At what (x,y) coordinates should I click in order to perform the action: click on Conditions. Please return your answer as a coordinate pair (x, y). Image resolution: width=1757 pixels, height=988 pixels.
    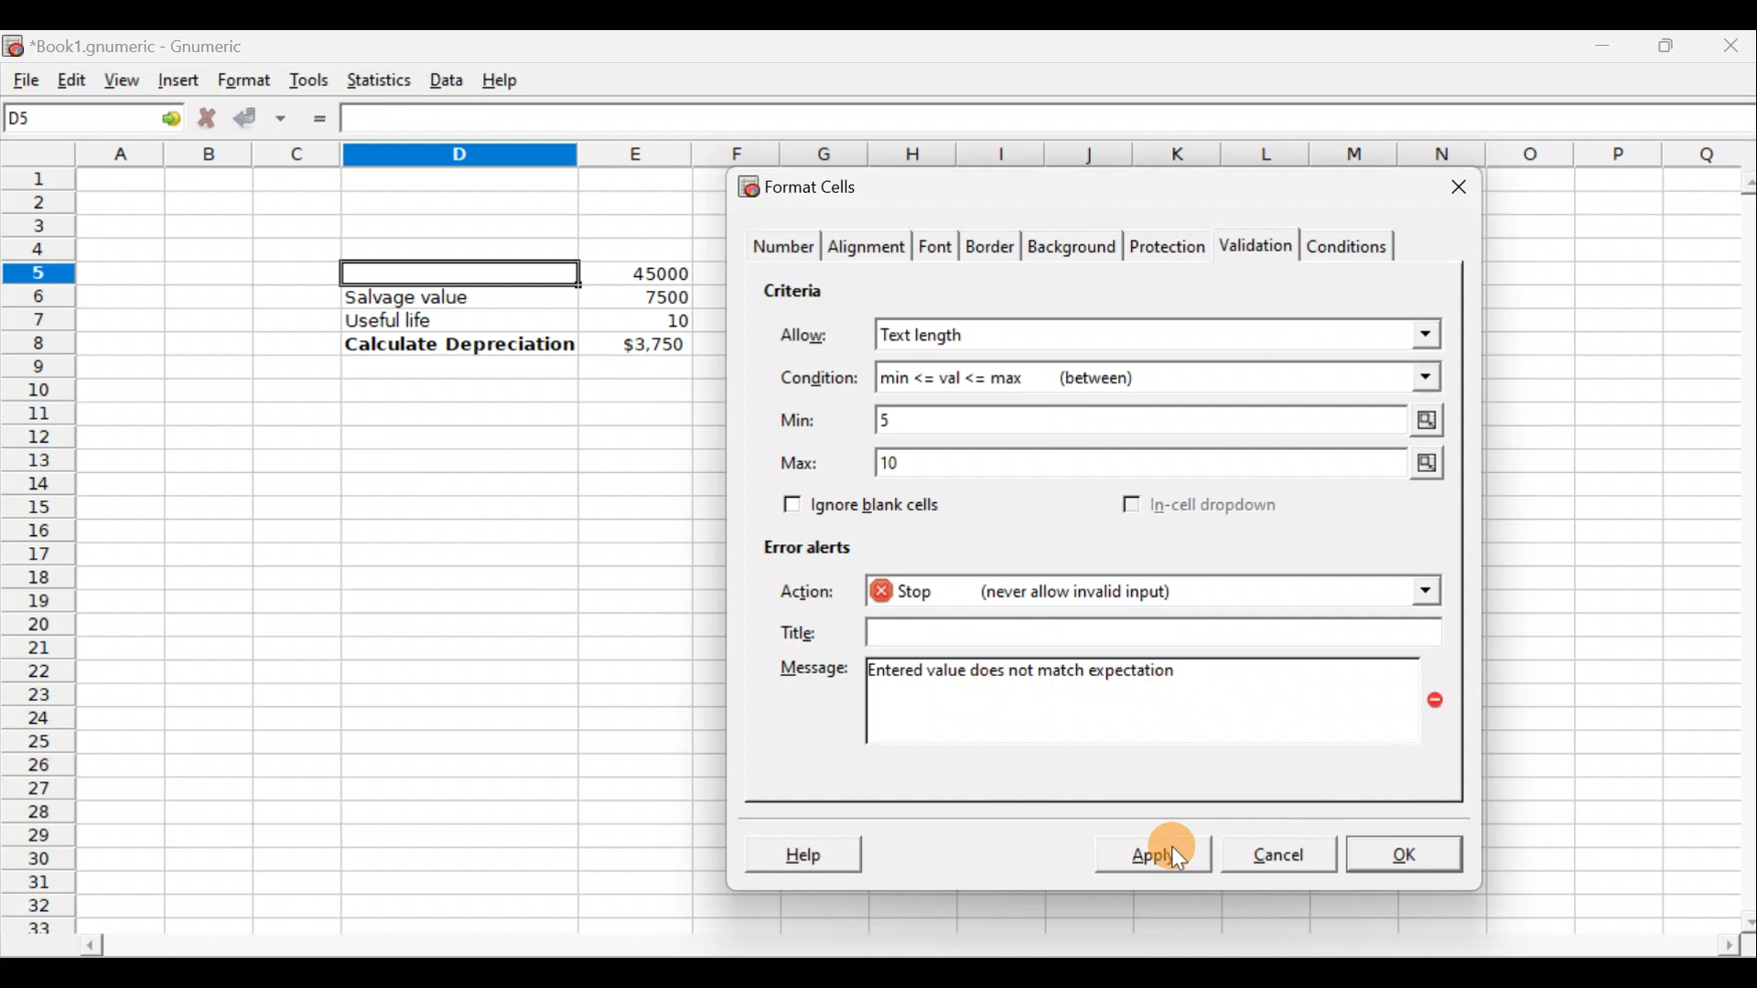
    Looking at the image, I should click on (1346, 245).